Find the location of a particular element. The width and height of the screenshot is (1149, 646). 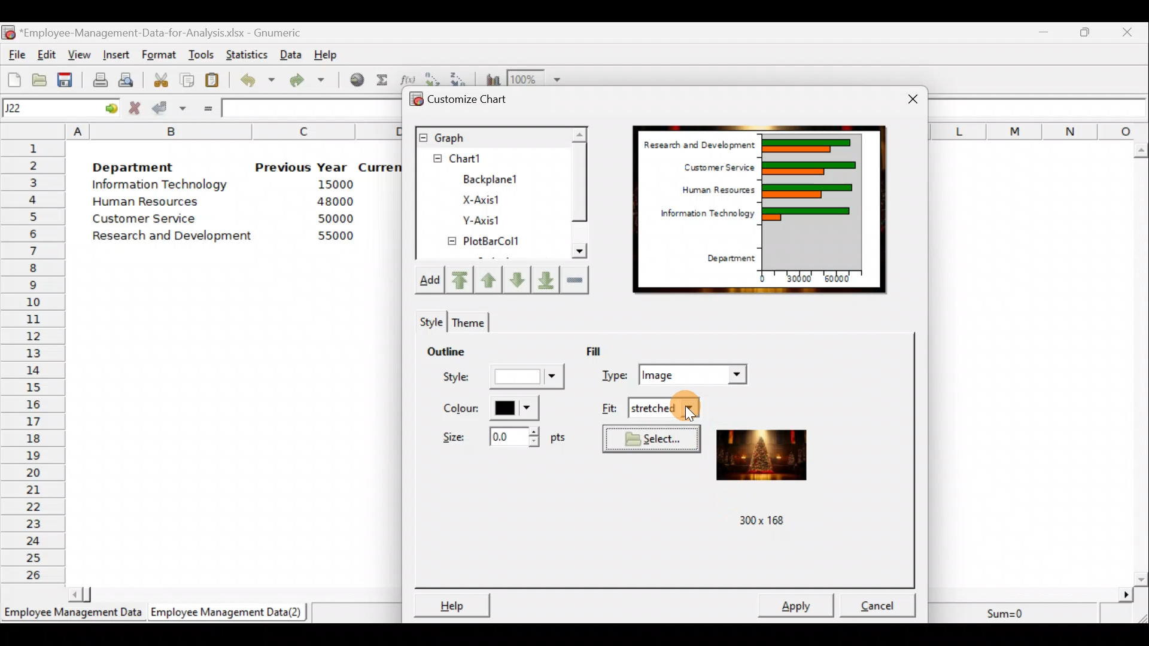

Format is located at coordinates (160, 53).